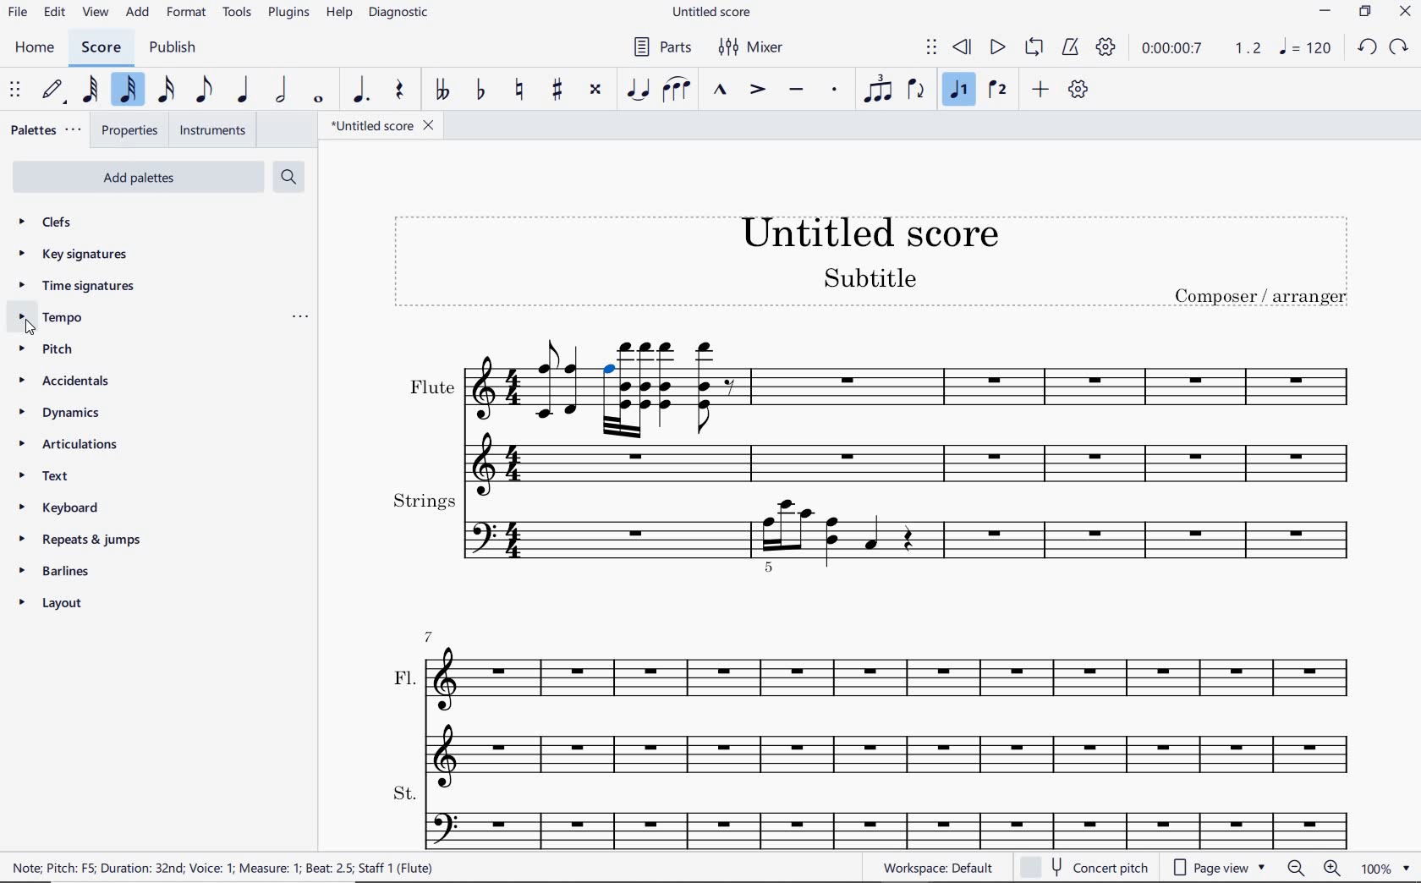  I want to click on ADD, so click(1041, 90).